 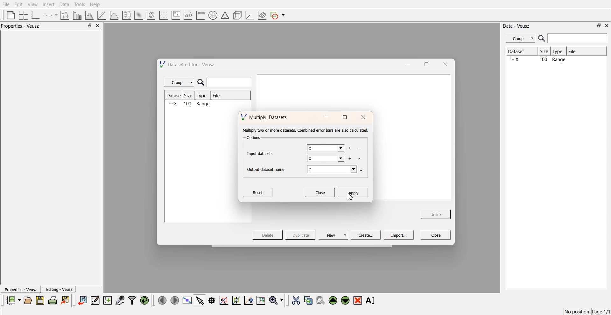 What do you see at coordinates (120, 301) in the screenshot?
I see `capture data points` at bounding box center [120, 301].